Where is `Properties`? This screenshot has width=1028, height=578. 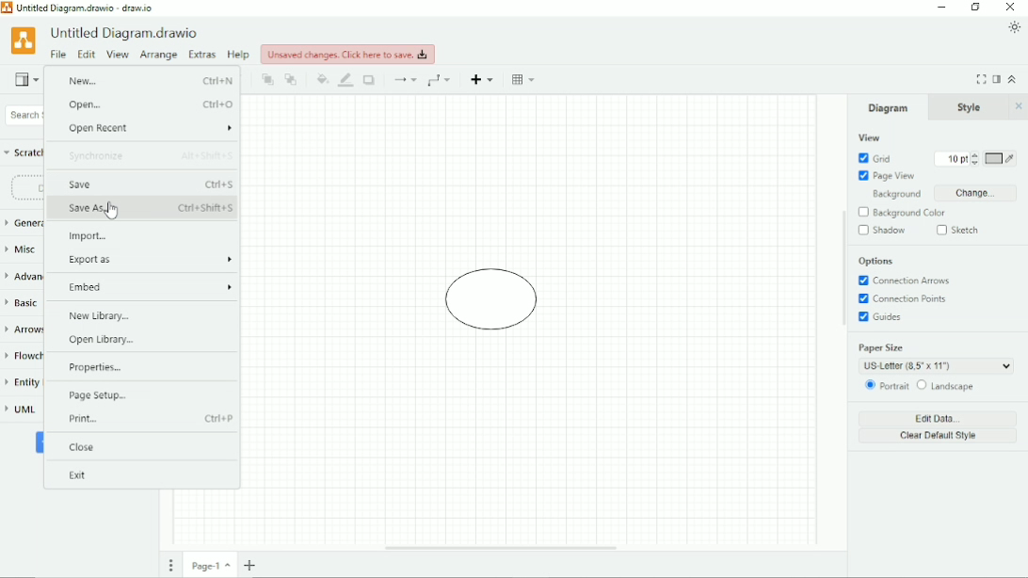
Properties is located at coordinates (103, 369).